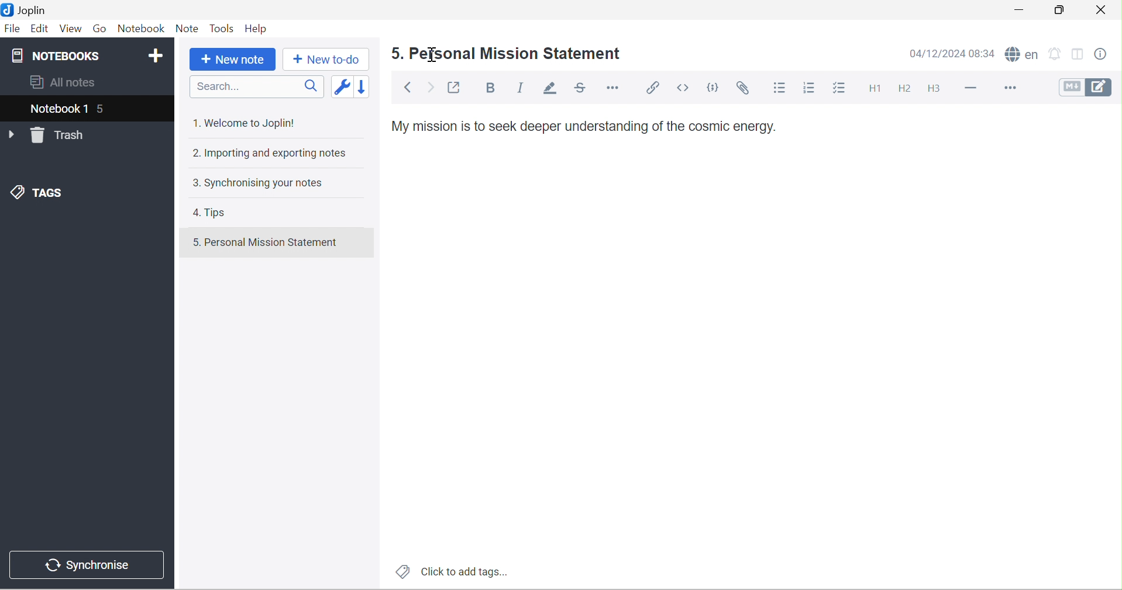  Describe the element at coordinates (935, 89) in the screenshot. I see `Heading 3` at that location.